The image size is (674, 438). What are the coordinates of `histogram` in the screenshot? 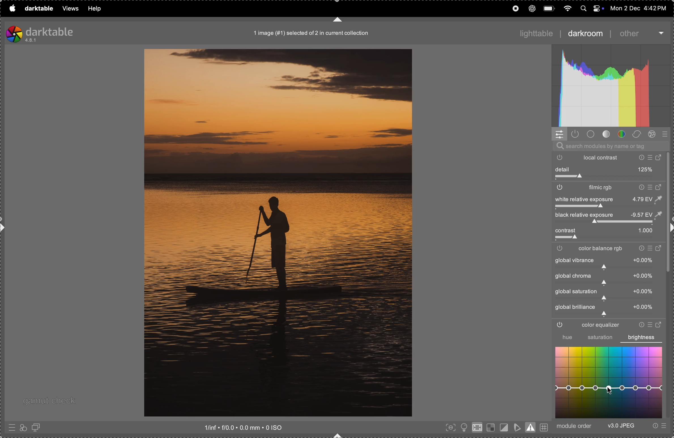 It's located at (612, 86).